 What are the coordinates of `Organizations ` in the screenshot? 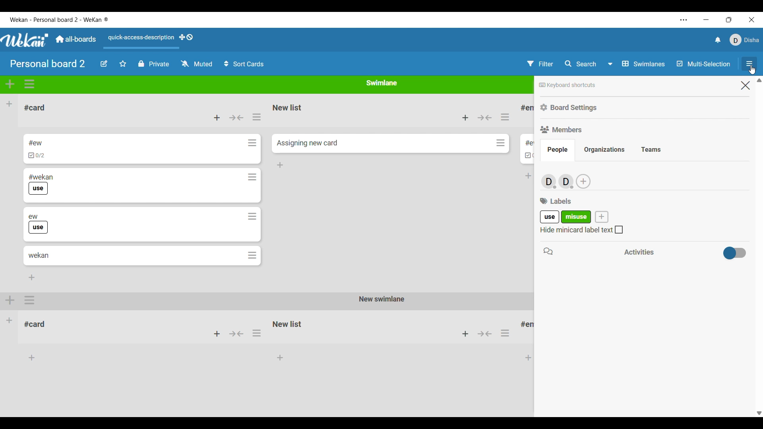 It's located at (604, 150).